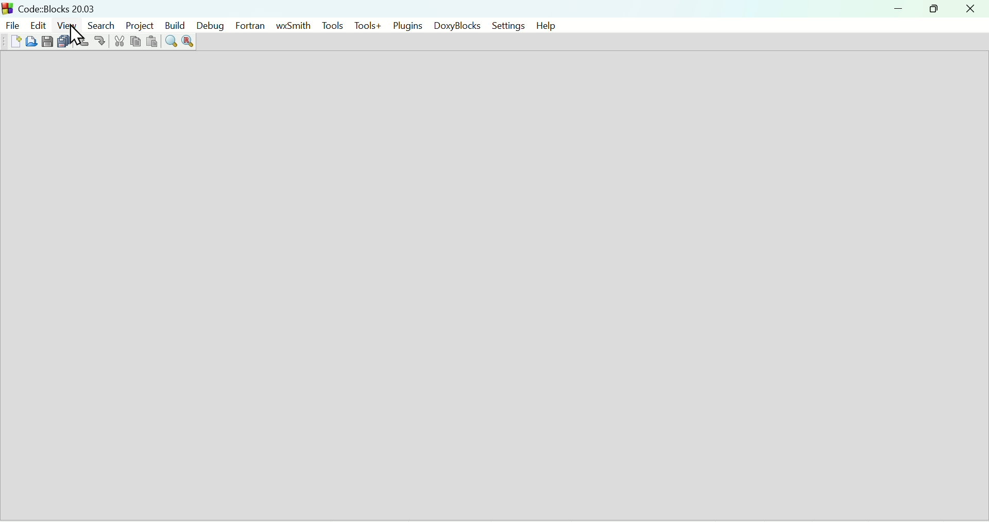 The width and height of the screenshot is (989, 522). What do you see at coordinates (150, 42) in the screenshot?
I see `Paste` at bounding box center [150, 42].